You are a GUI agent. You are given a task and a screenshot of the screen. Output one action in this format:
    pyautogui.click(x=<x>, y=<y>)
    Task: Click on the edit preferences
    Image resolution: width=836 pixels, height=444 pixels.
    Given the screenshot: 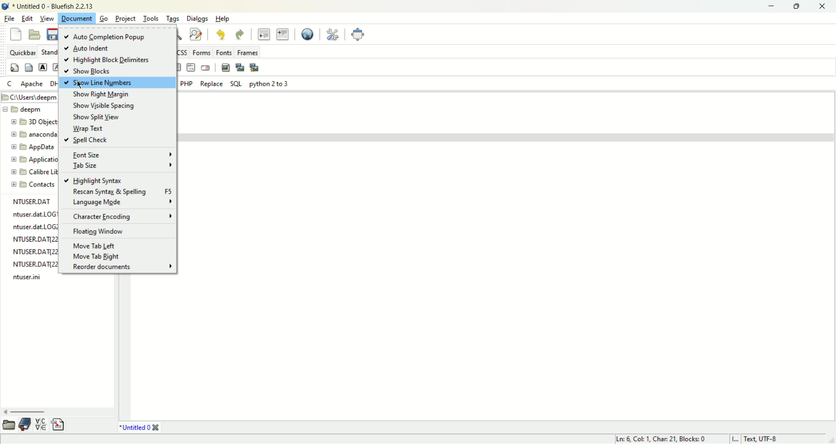 What is the action you would take?
    pyautogui.click(x=330, y=34)
    